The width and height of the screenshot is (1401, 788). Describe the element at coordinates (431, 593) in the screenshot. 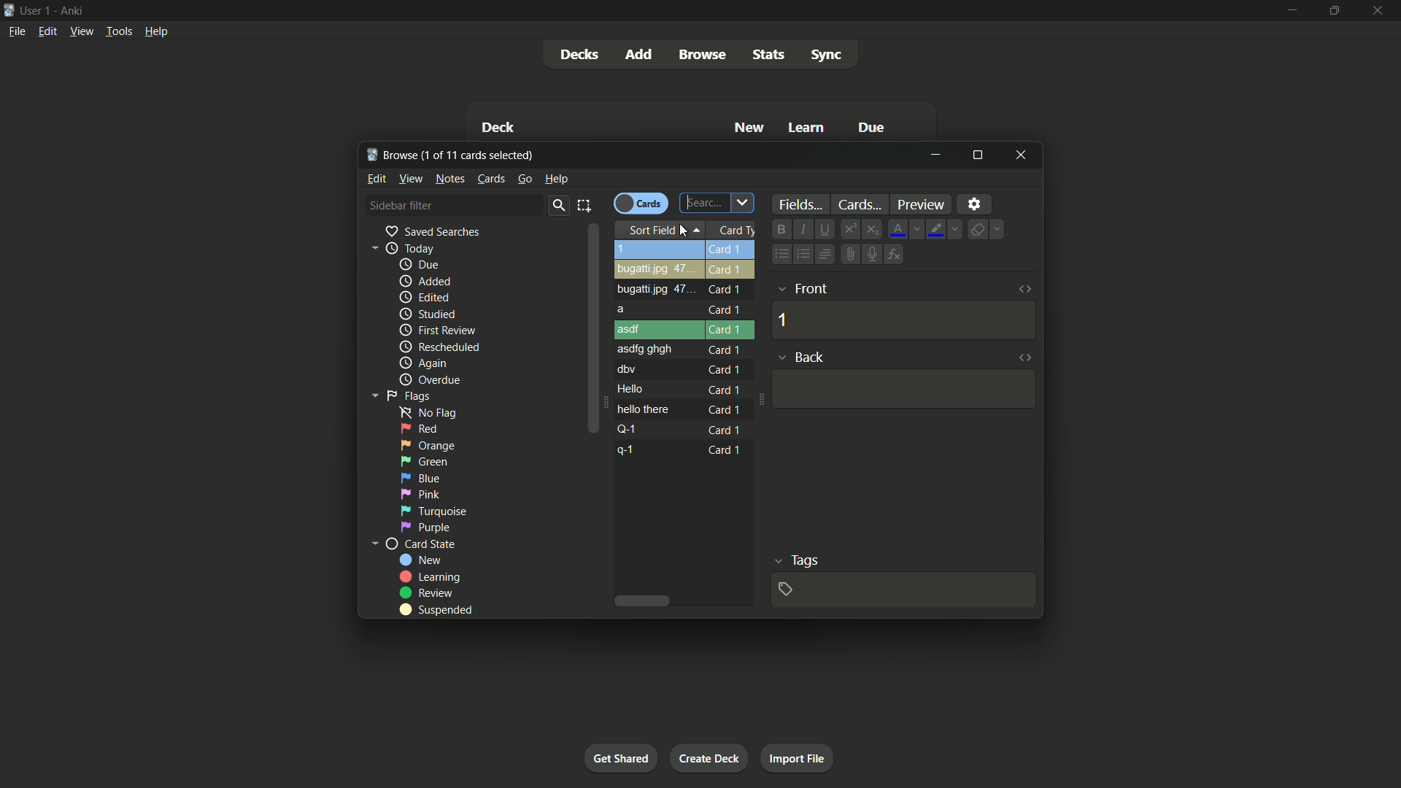

I see `review` at that location.